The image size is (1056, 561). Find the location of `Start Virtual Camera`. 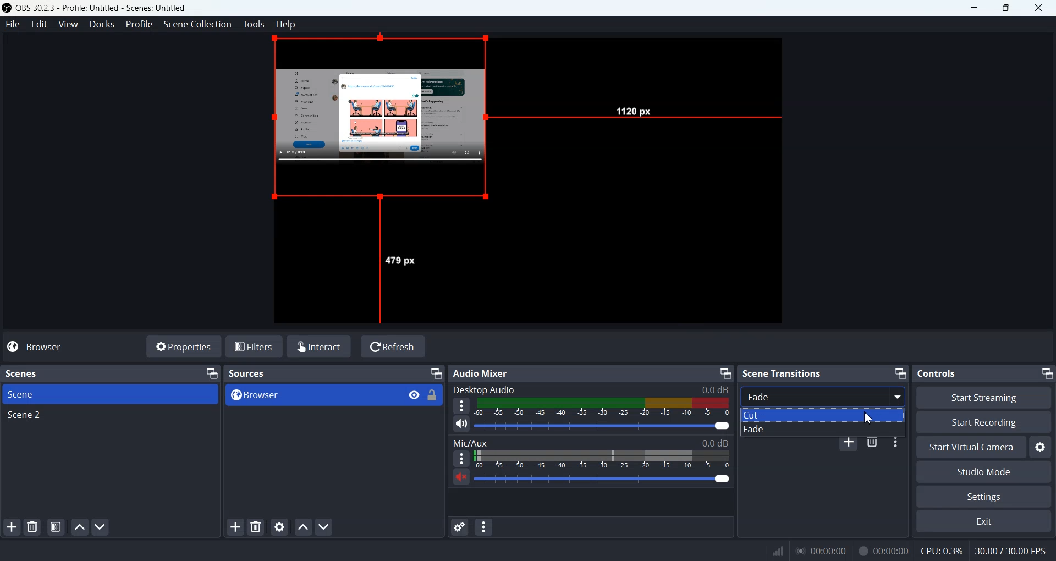

Start Virtual Camera is located at coordinates (970, 447).